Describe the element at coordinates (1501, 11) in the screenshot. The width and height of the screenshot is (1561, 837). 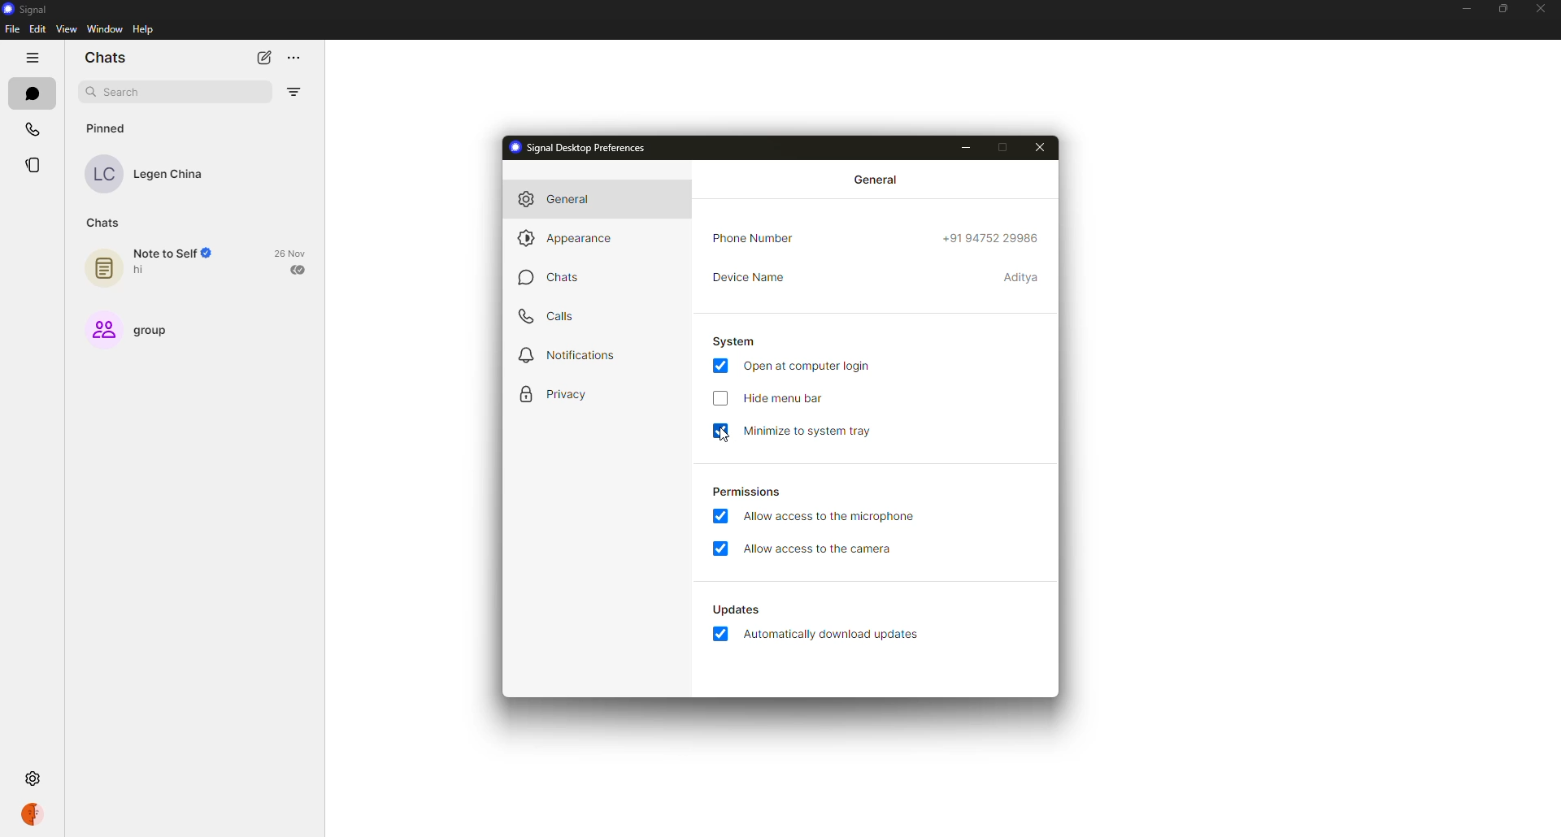
I see `maximize` at that location.